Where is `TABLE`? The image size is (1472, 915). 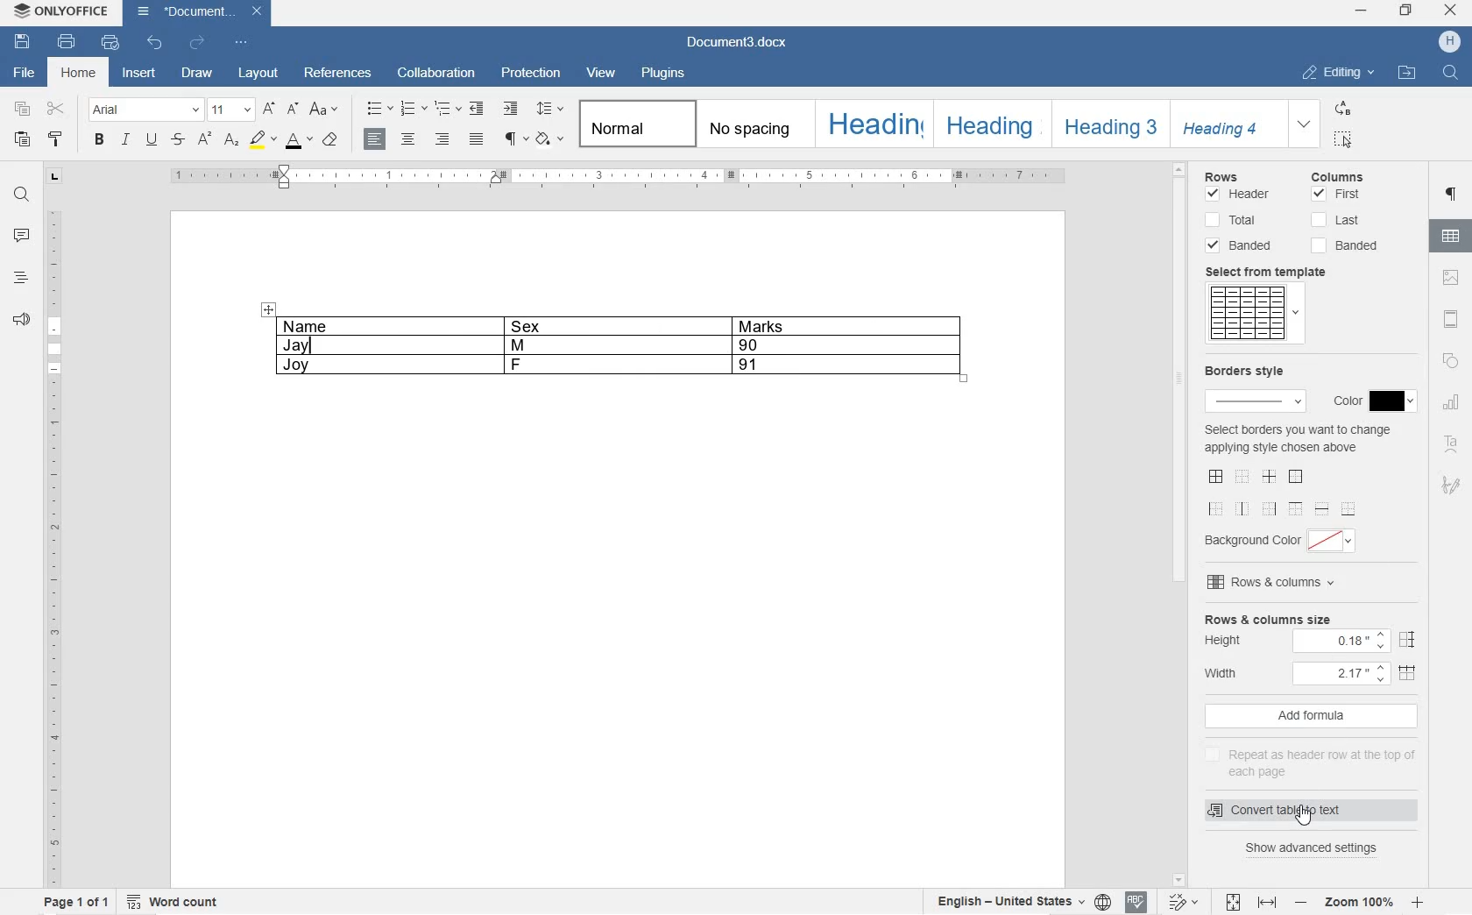 TABLE is located at coordinates (615, 345).